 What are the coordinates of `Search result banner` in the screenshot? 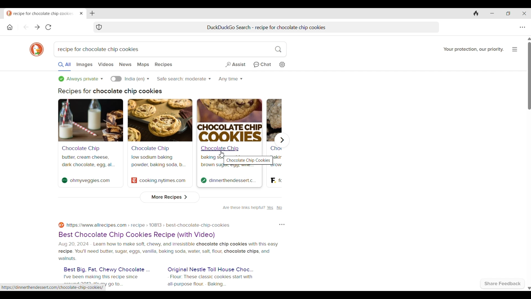 It's located at (160, 120).